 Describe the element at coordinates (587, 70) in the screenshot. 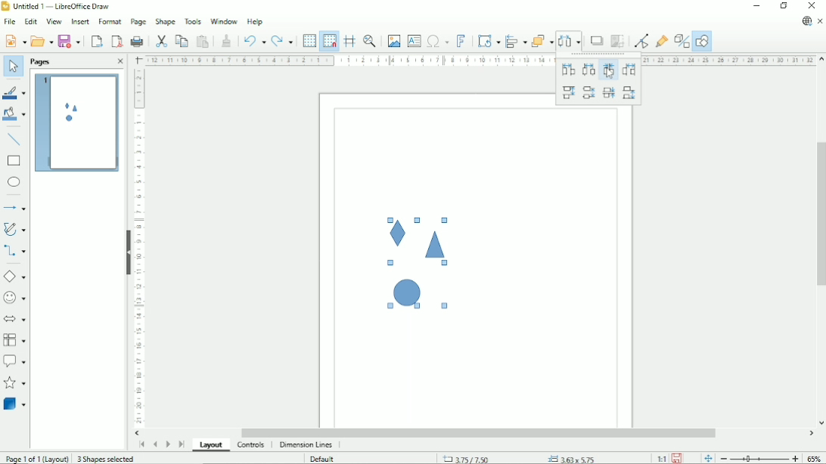

I see `Horizontally center` at that location.